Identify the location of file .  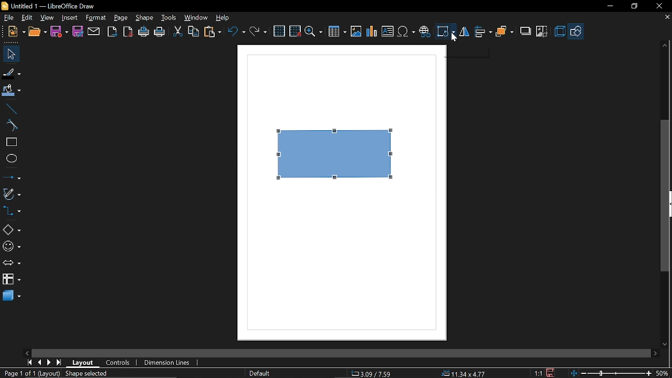
(8, 18).